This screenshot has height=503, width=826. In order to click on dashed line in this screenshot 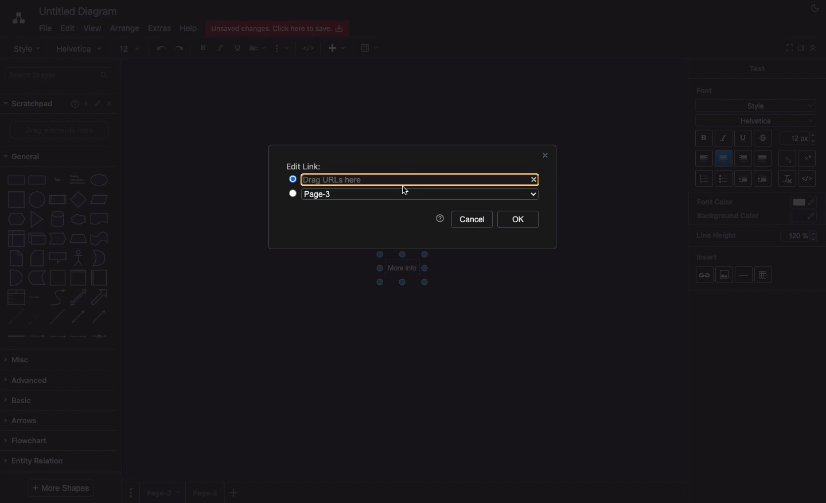, I will do `click(15, 317)`.